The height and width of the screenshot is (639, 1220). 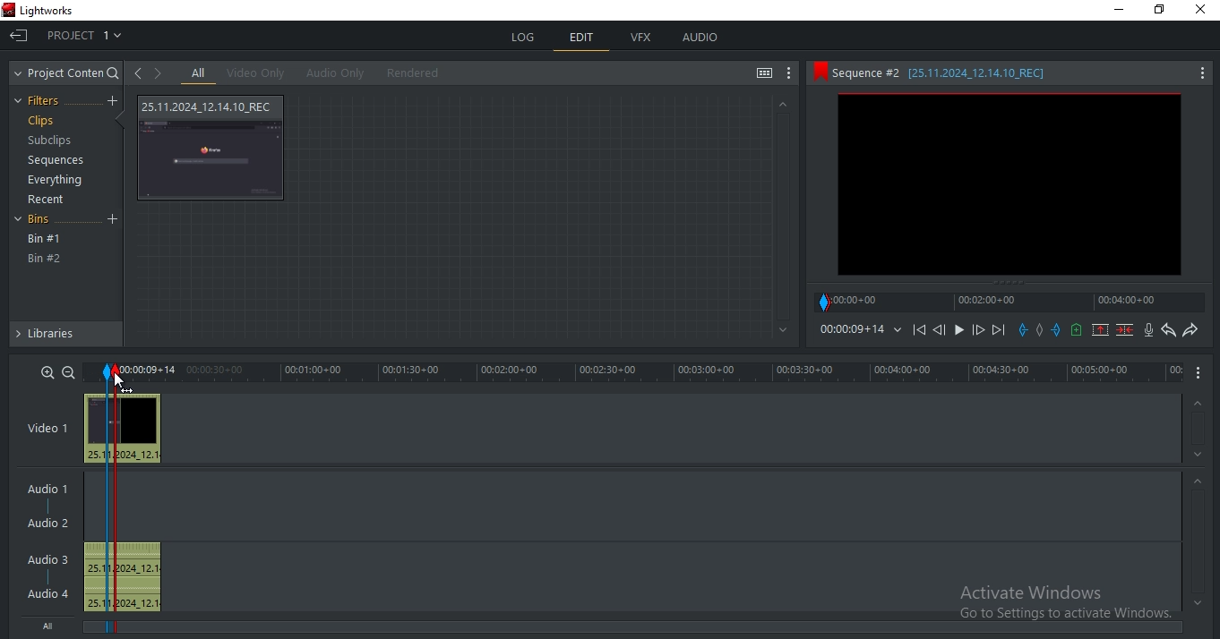 What do you see at coordinates (51, 486) in the screenshot?
I see `Audio 1` at bounding box center [51, 486].